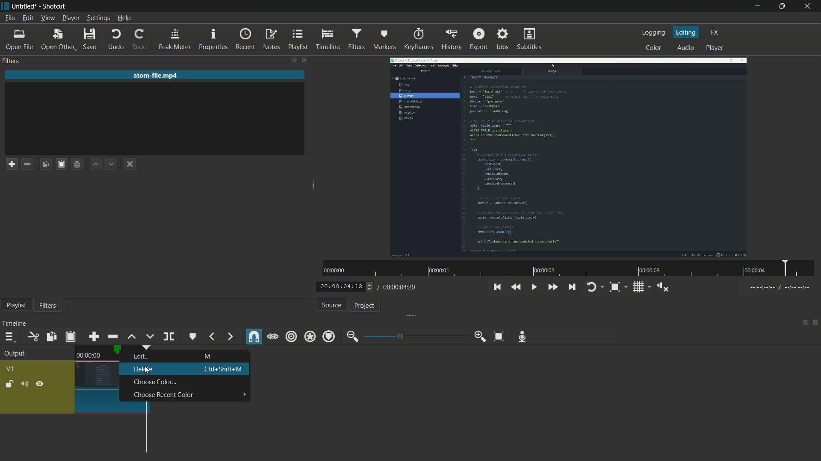 This screenshot has height=461, width=821. What do you see at coordinates (310, 336) in the screenshot?
I see `ripple all tracks` at bounding box center [310, 336].